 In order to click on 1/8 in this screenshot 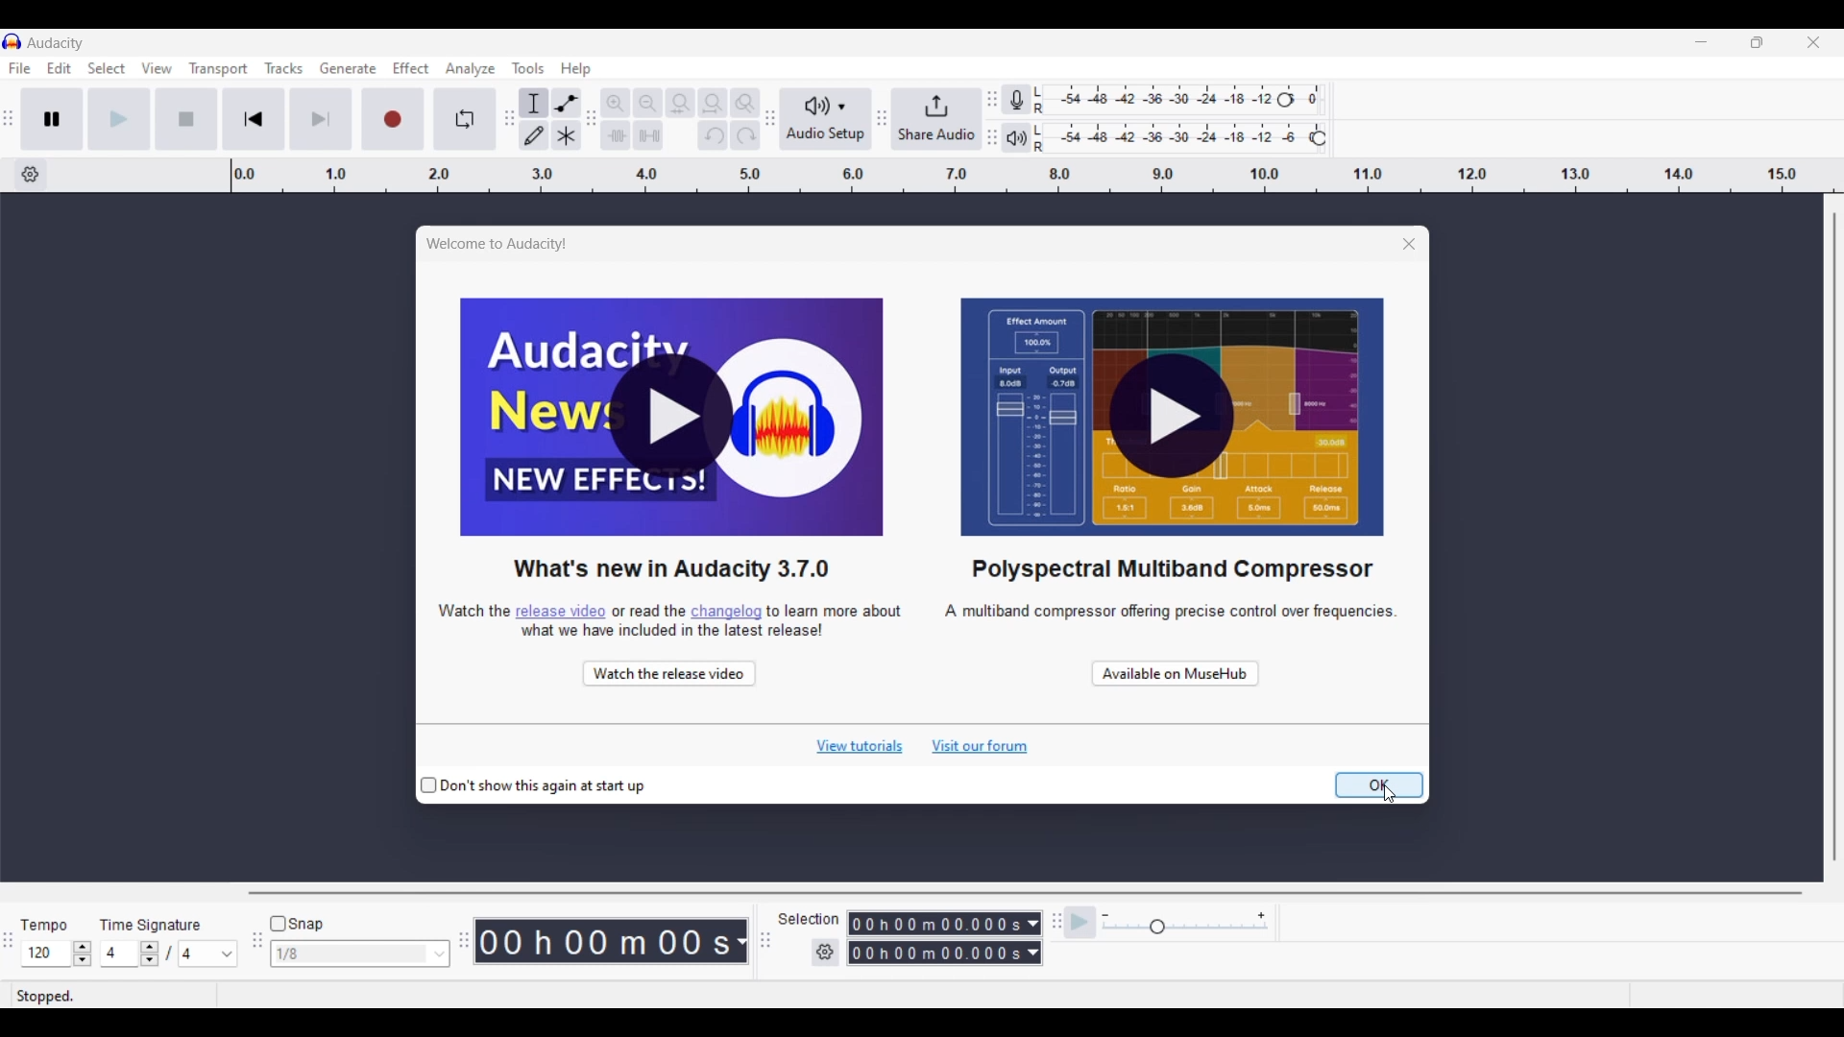, I will do `click(351, 954)`.